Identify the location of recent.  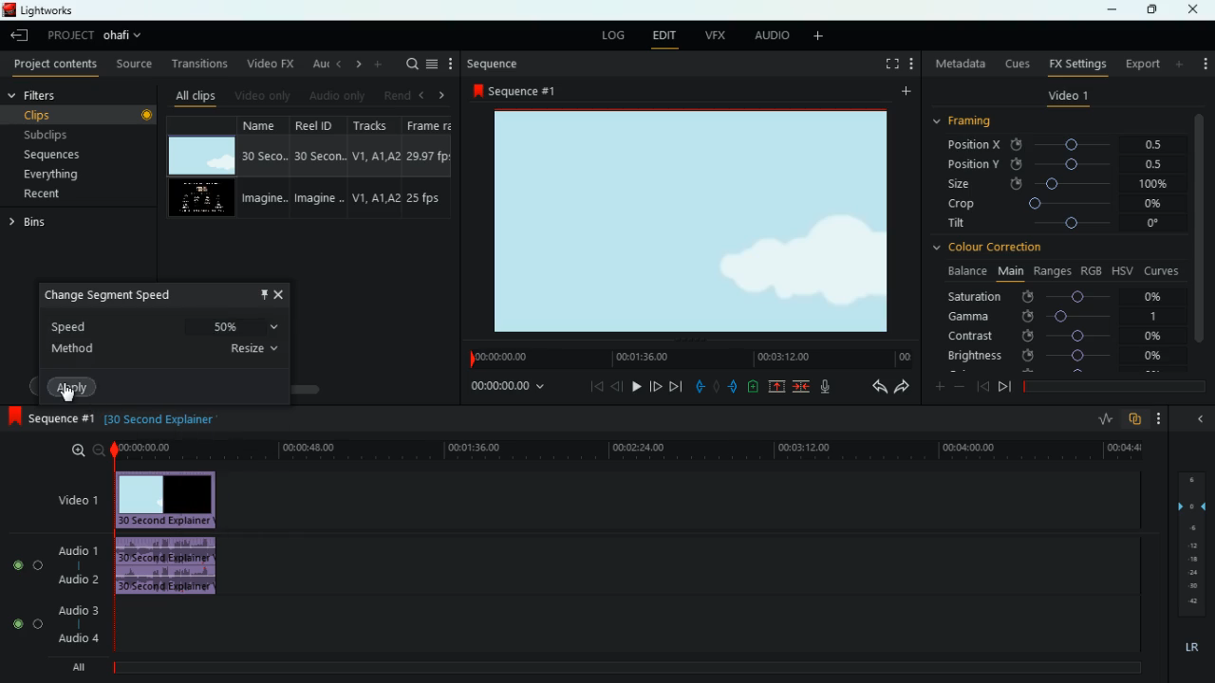
(63, 195).